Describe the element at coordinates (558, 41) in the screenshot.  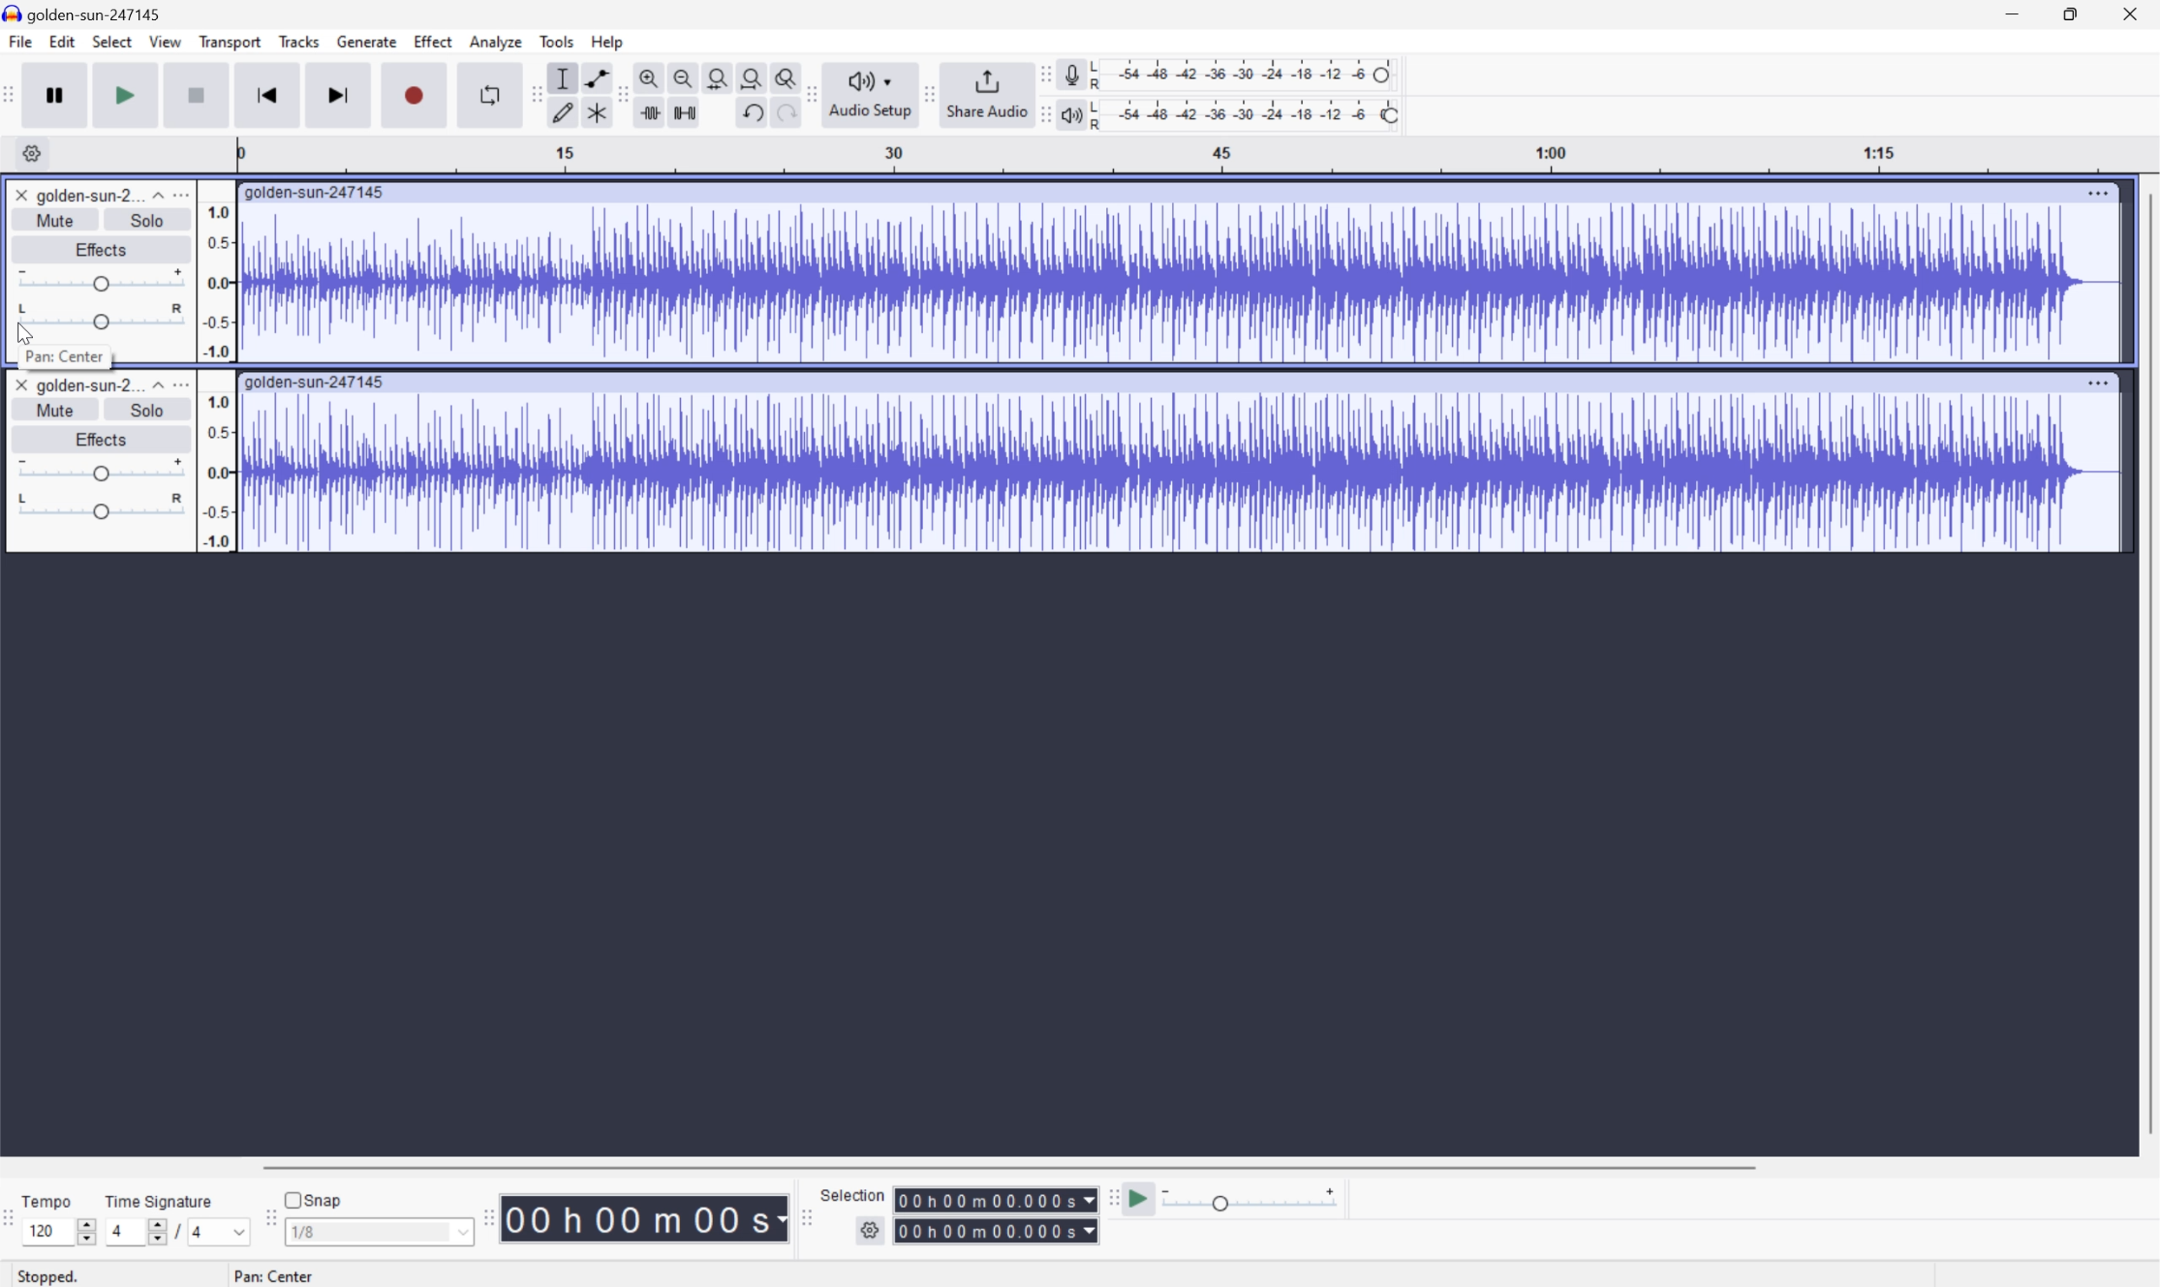
I see `Tools` at that location.